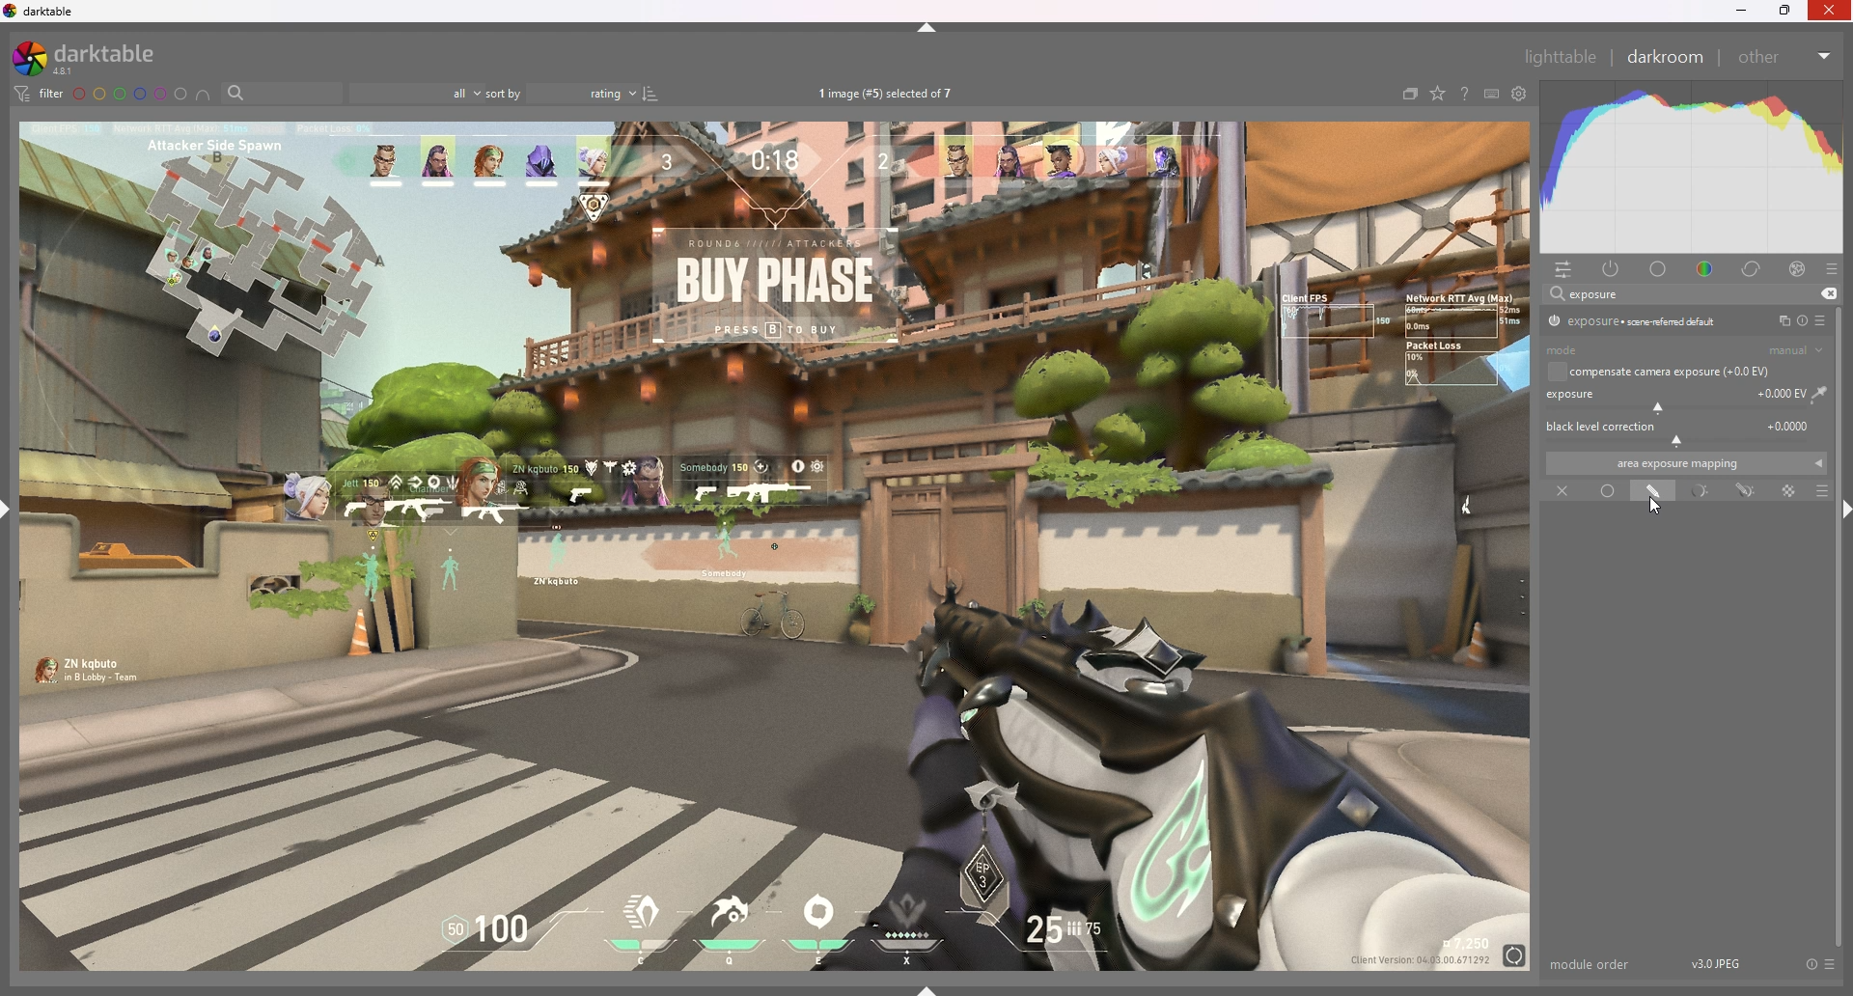  Describe the element at coordinates (1780, 321) in the screenshot. I see `multiple instances action` at that location.